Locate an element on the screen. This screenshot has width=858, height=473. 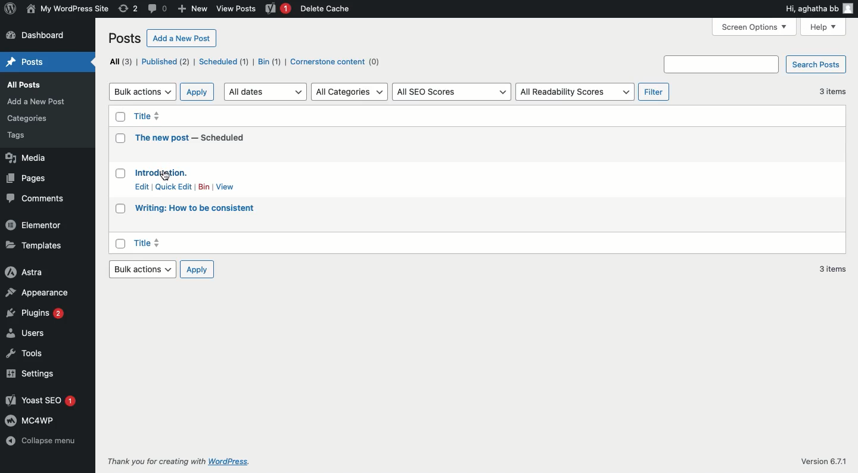
Help is located at coordinates (823, 28).